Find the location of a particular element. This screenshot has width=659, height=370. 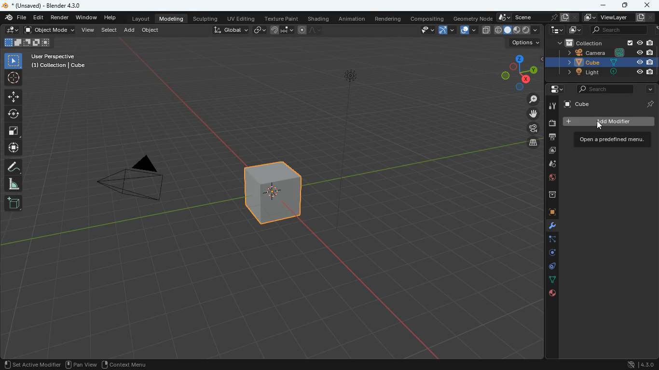

add is located at coordinates (13, 203).